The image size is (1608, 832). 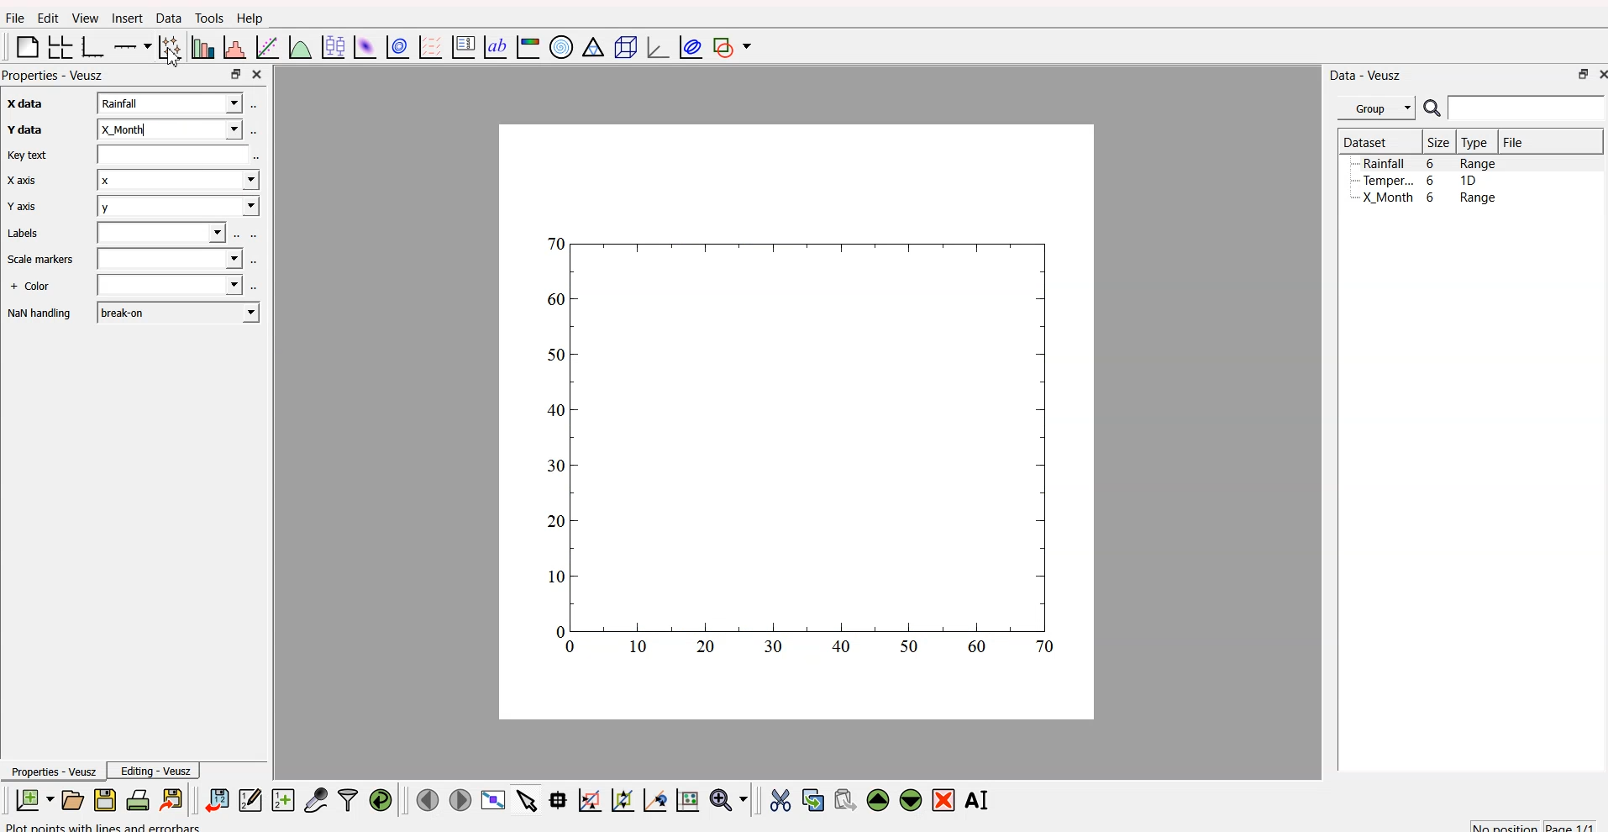 What do you see at coordinates (556, 799) in the screenshot?
I see `read datapoint on graph` at bounding box center [556, 799].